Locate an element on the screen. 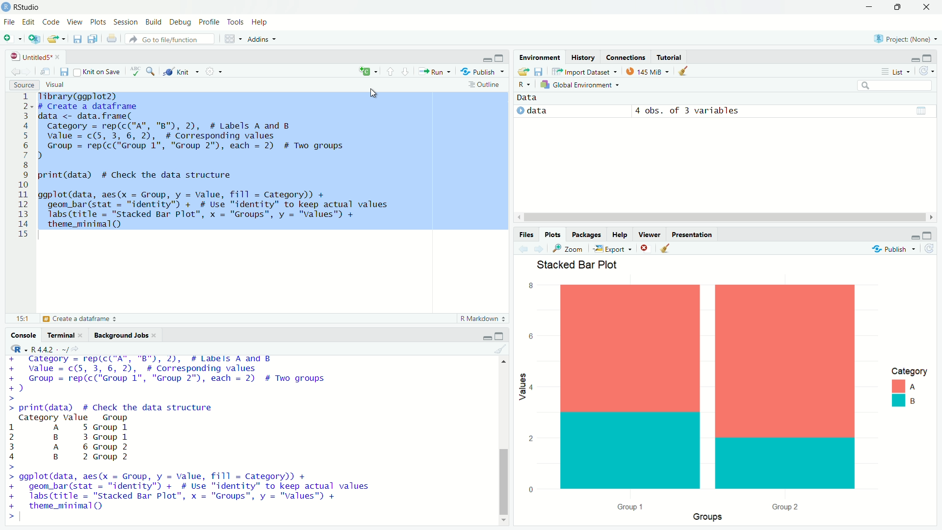 The image size is (942, 530). Maximize is located at coordinates (931, 235).